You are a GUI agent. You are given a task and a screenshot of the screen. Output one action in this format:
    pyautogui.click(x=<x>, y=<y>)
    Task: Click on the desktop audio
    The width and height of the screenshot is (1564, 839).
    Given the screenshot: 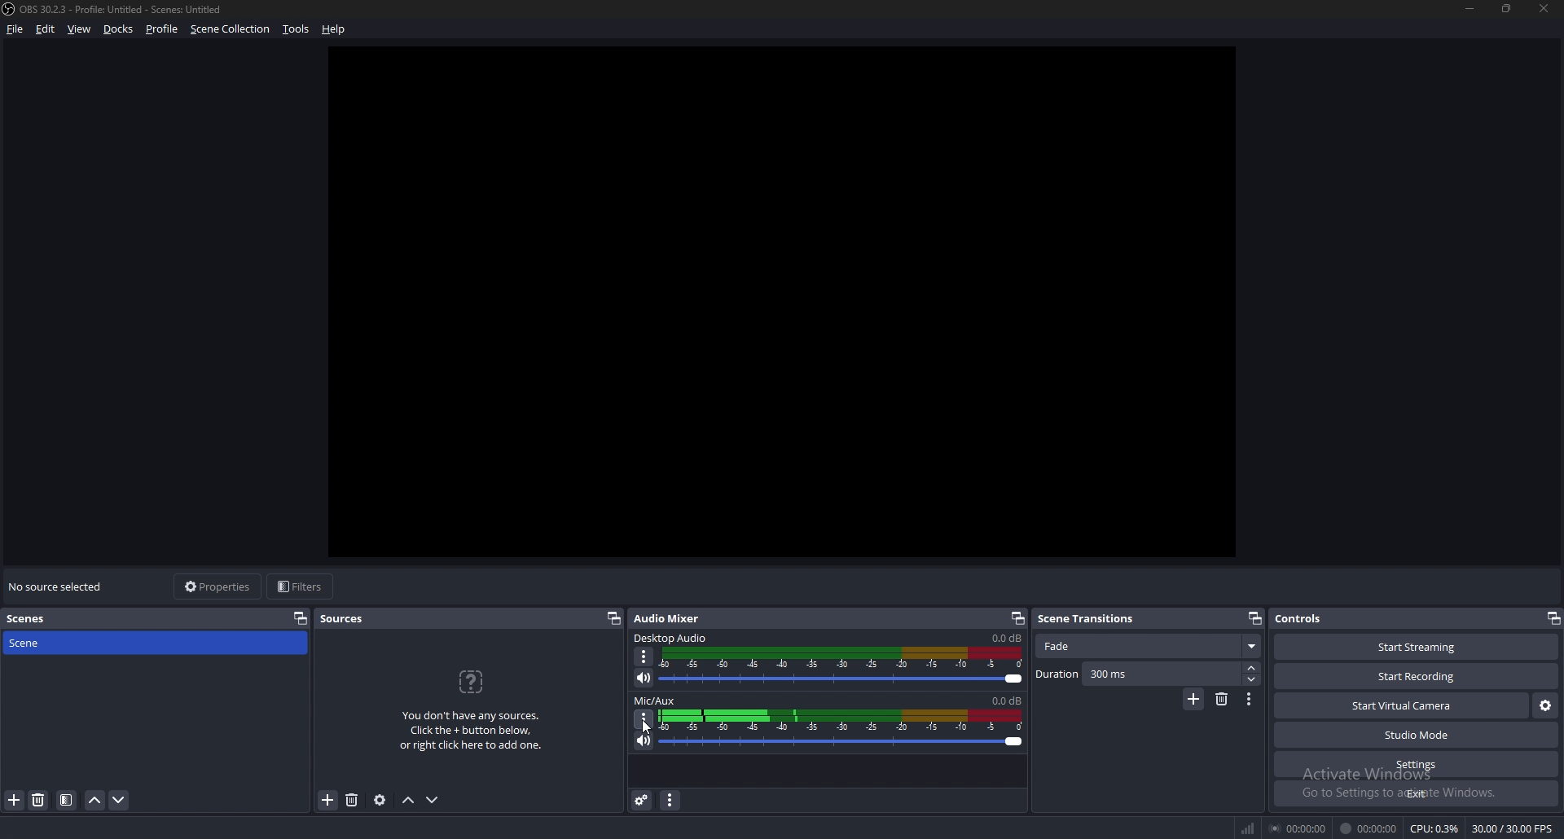 What is the action you would take?
    pyautogui.click(x=673, y=638)
    